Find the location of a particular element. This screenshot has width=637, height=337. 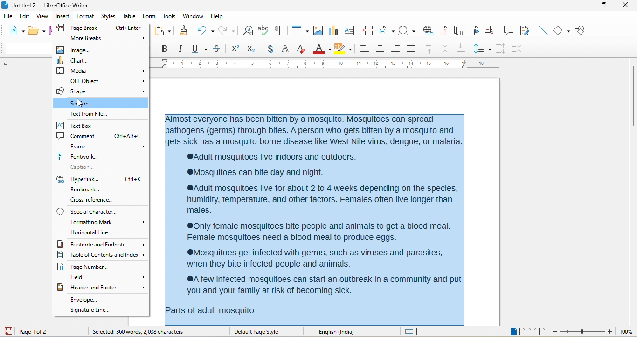

page 1 of 2 is located at coordinates (37, 331).